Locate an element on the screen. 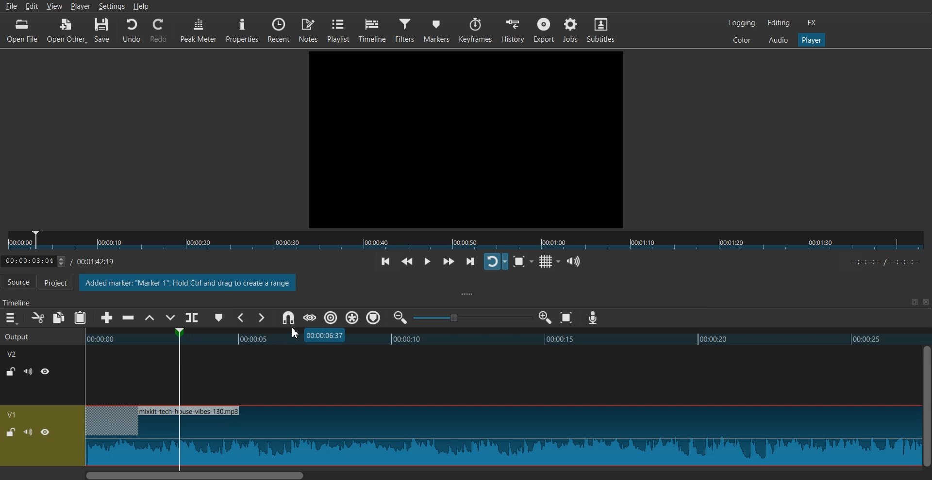  Editing is located at coordinates (779, 22).